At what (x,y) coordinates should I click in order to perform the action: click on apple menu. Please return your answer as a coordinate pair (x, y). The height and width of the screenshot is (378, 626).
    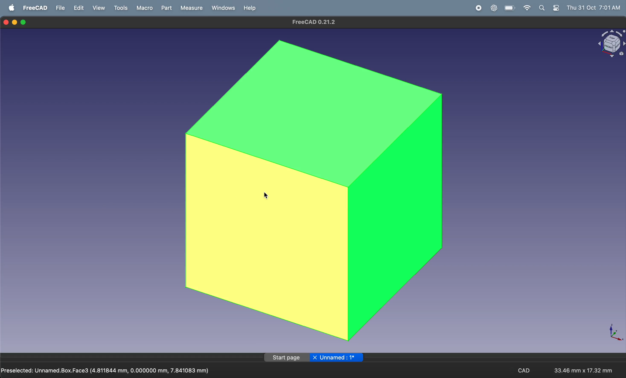
    Looking at the image, I should click on (11, 8).